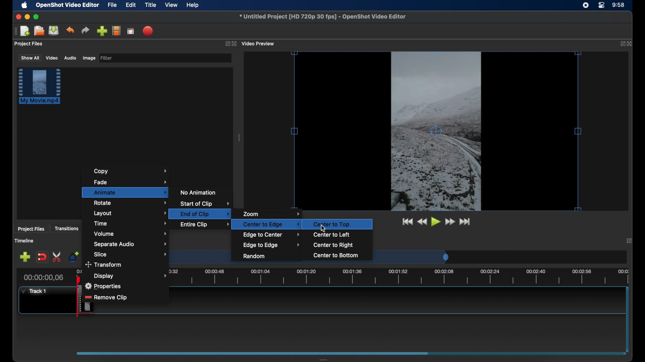 The height and width of the screenshot is (362, 645). Describe the element at coordinates (130, 171) in the screenshot. I see `copy menu` at that location.